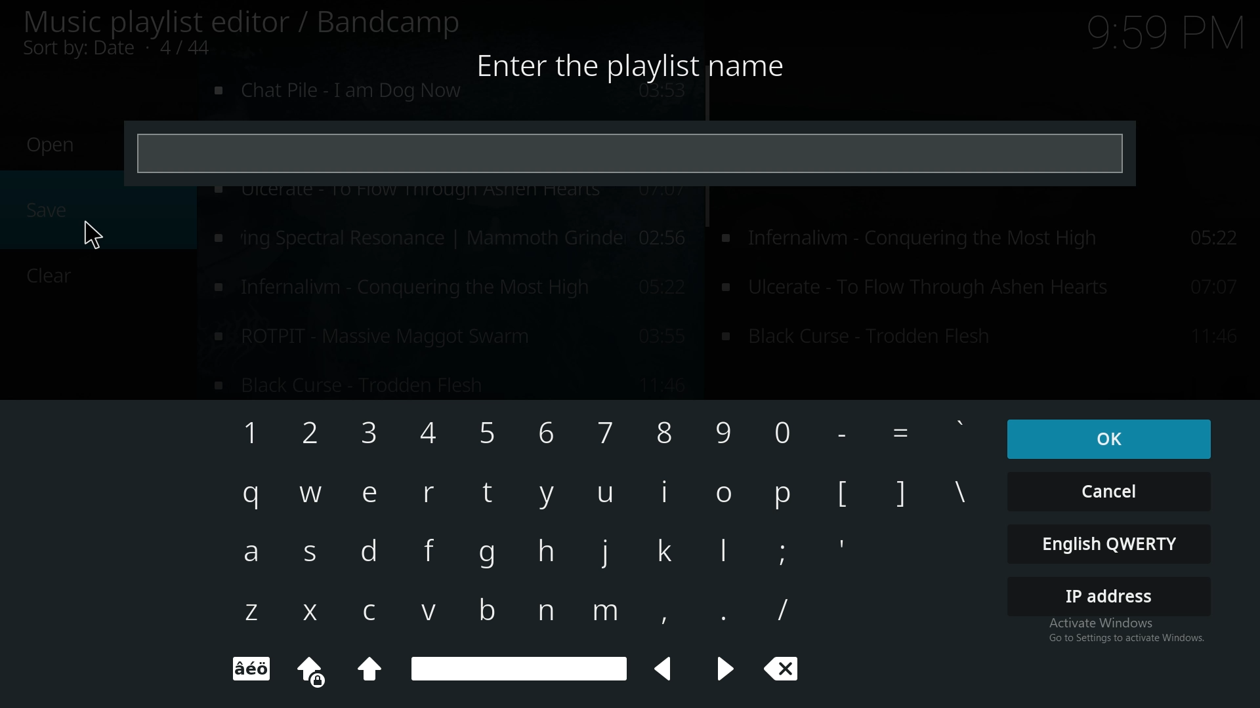  Describe the element at coordinates (384, 614) in the screenshot. I see `keyboard input` at that location.